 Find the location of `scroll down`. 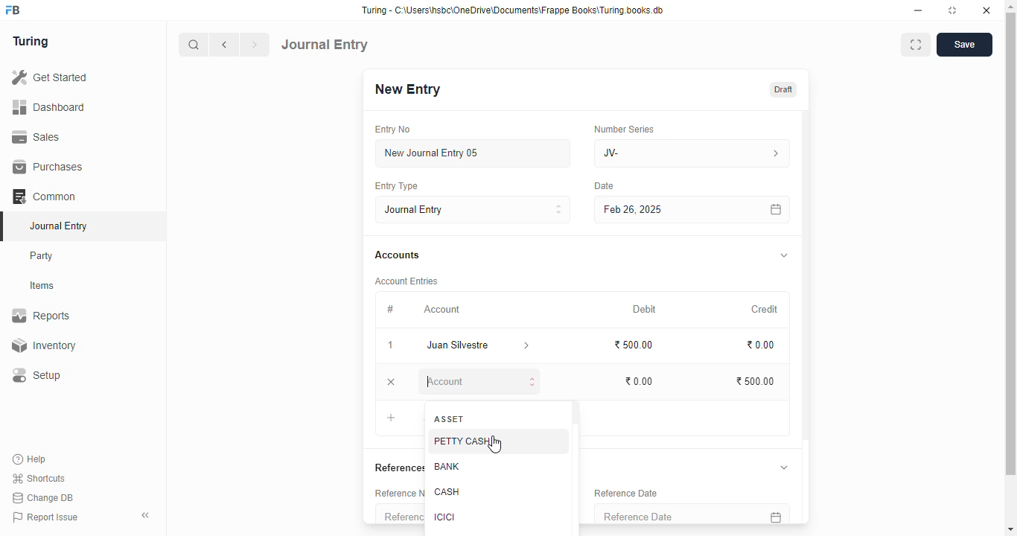

scroll down is located at coordinates (1010, 530).